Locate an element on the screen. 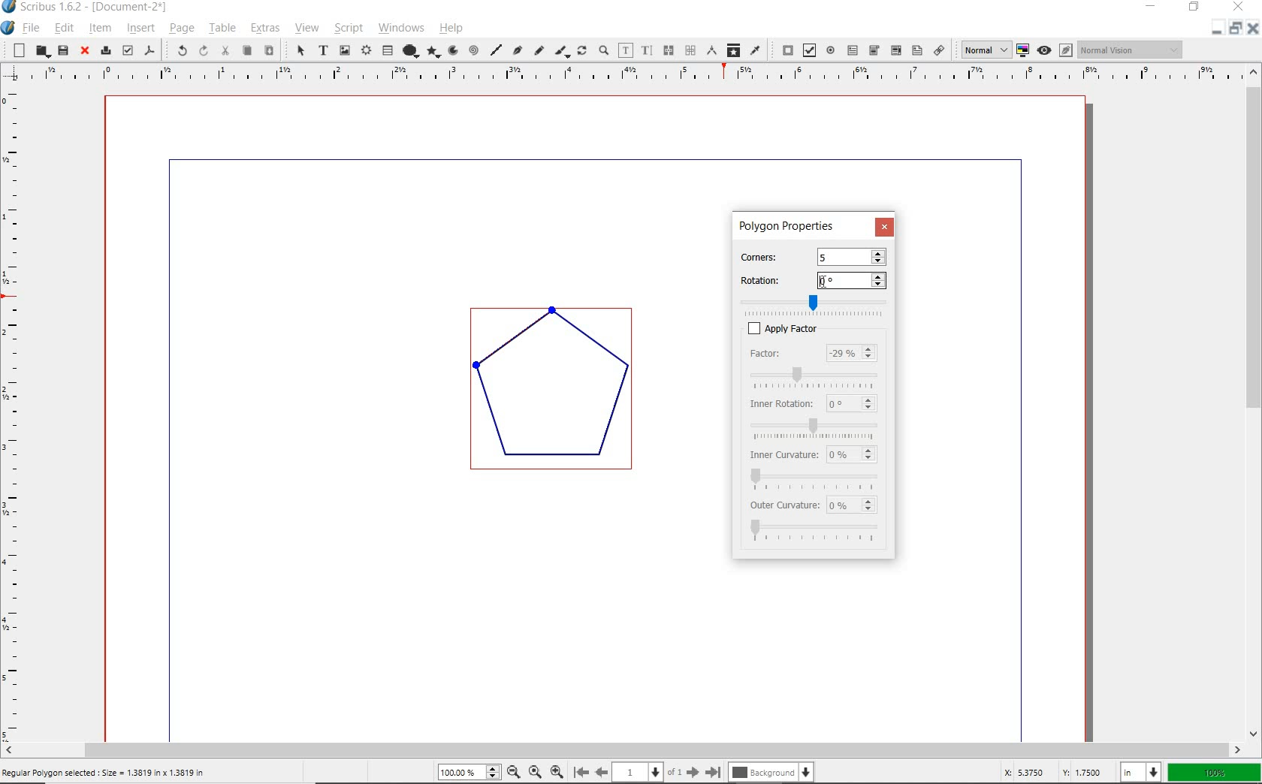  shape is located at coordinates (412, 49).